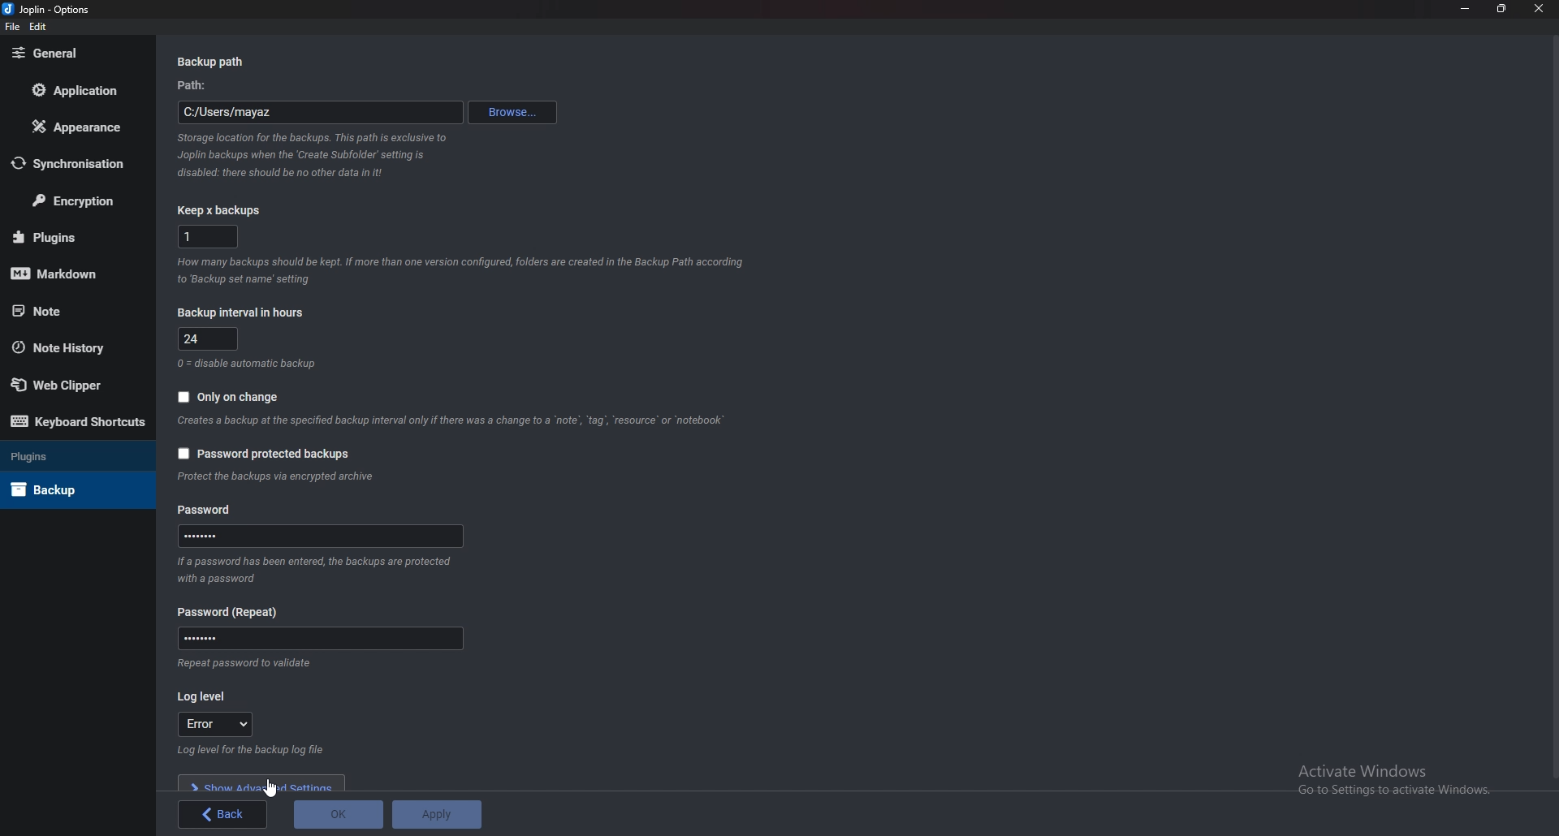  Describe the element at coordinates (278, 477) in the screenshot. I see `info` at that location.